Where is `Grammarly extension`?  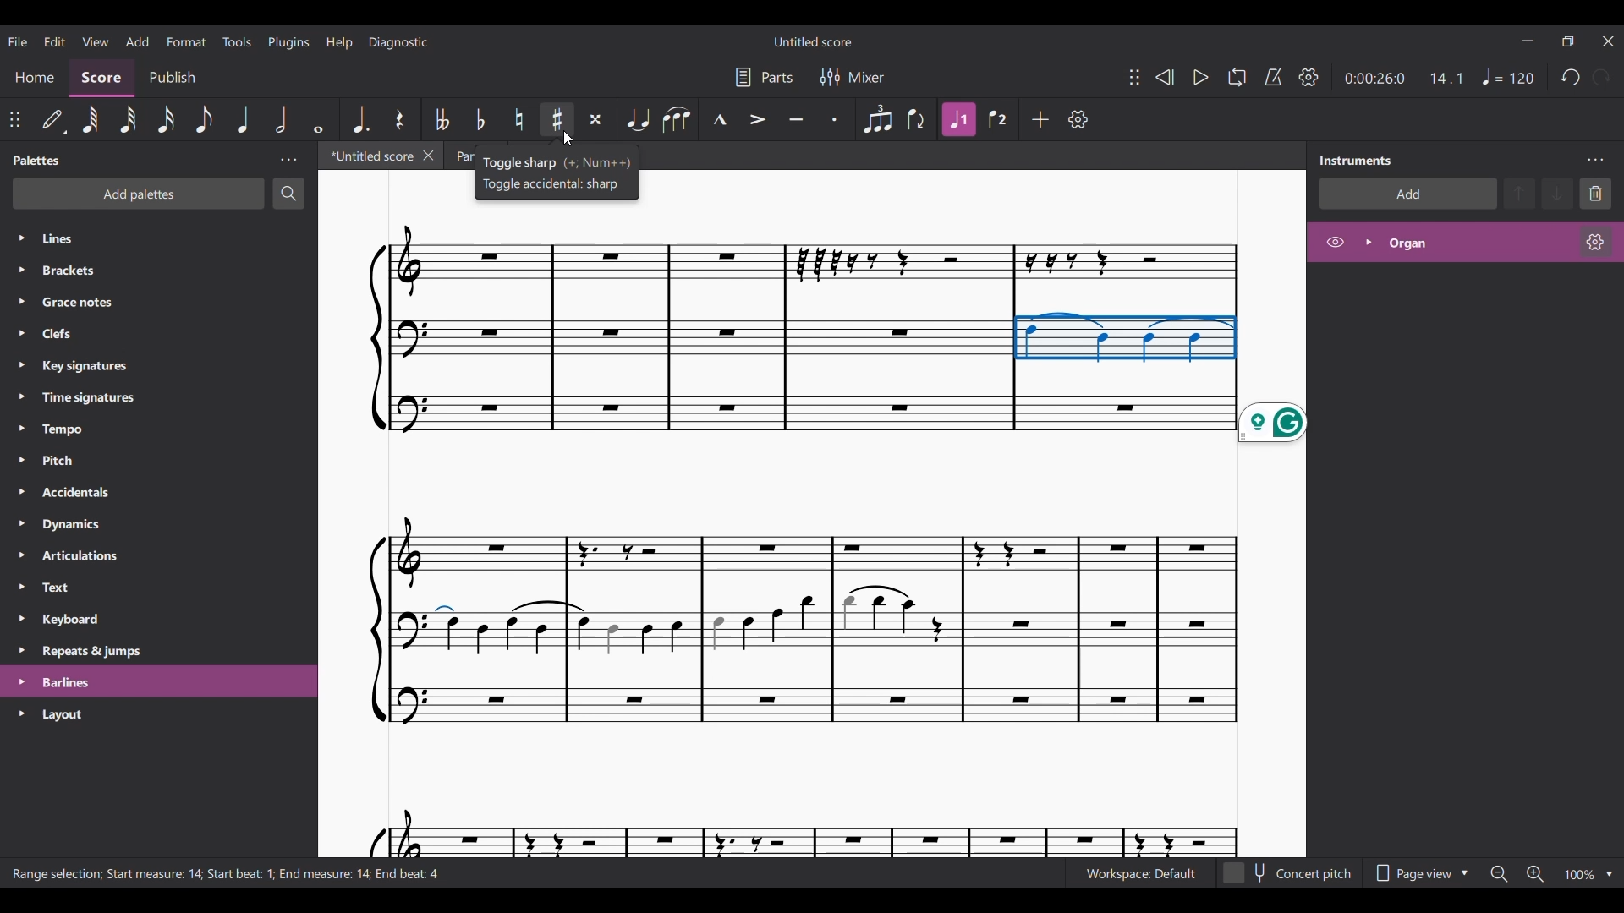
Grammarly extension is located at coordinates (1273, 423).